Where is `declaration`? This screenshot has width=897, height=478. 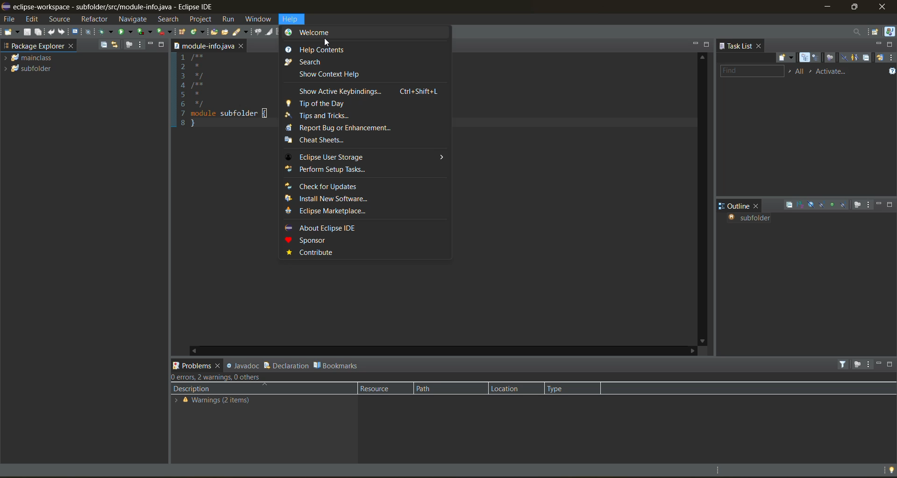 declaration is located at coordinates (285, 364).